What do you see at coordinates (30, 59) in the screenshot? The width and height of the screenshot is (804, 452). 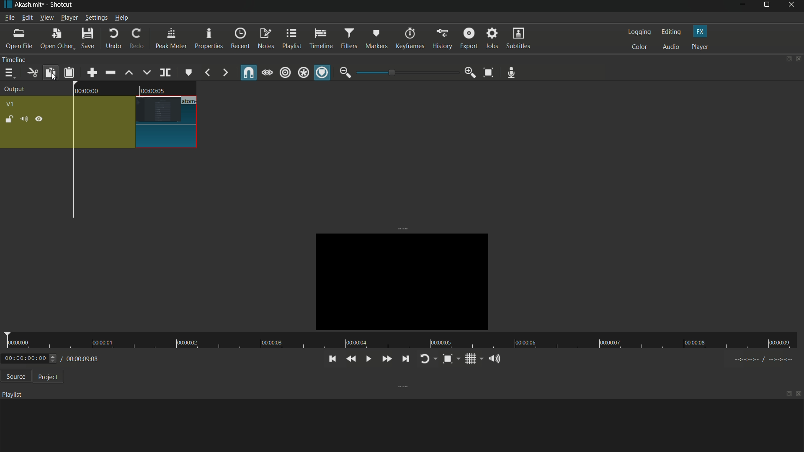 I see `Timeline` at bounding box center [30, 59].